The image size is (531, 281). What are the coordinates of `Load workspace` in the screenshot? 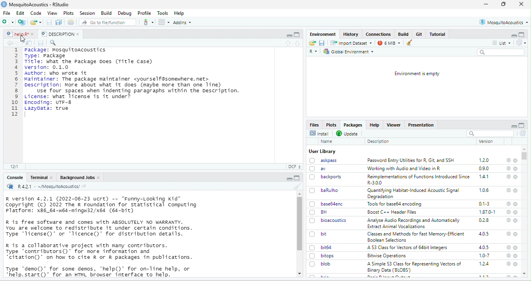 It's located at (312, 43).